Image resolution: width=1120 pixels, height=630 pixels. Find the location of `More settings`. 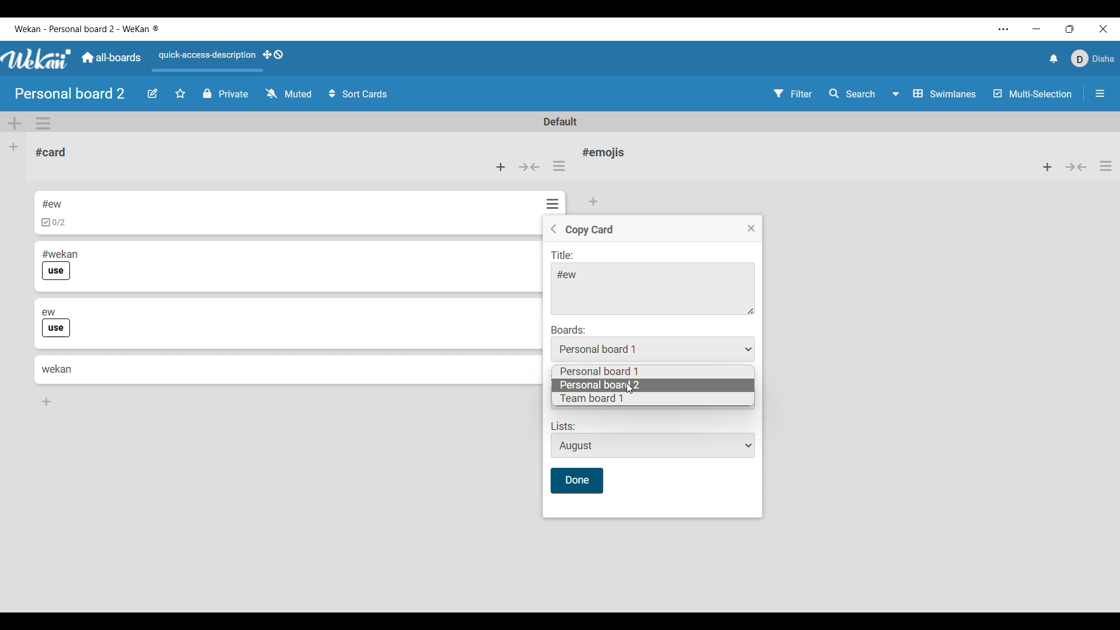

More settings is located at coordinates (1003, 29).